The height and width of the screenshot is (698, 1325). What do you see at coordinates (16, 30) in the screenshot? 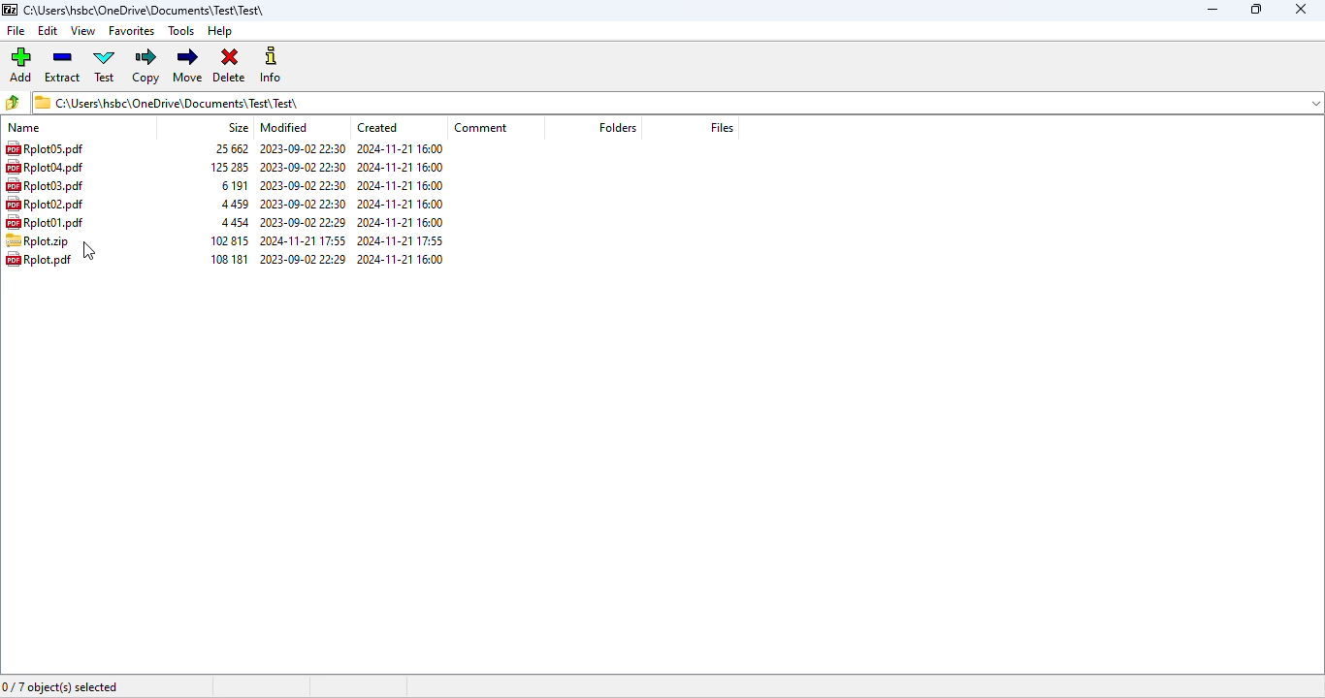
I see `file` at bounding box center [16, 30].